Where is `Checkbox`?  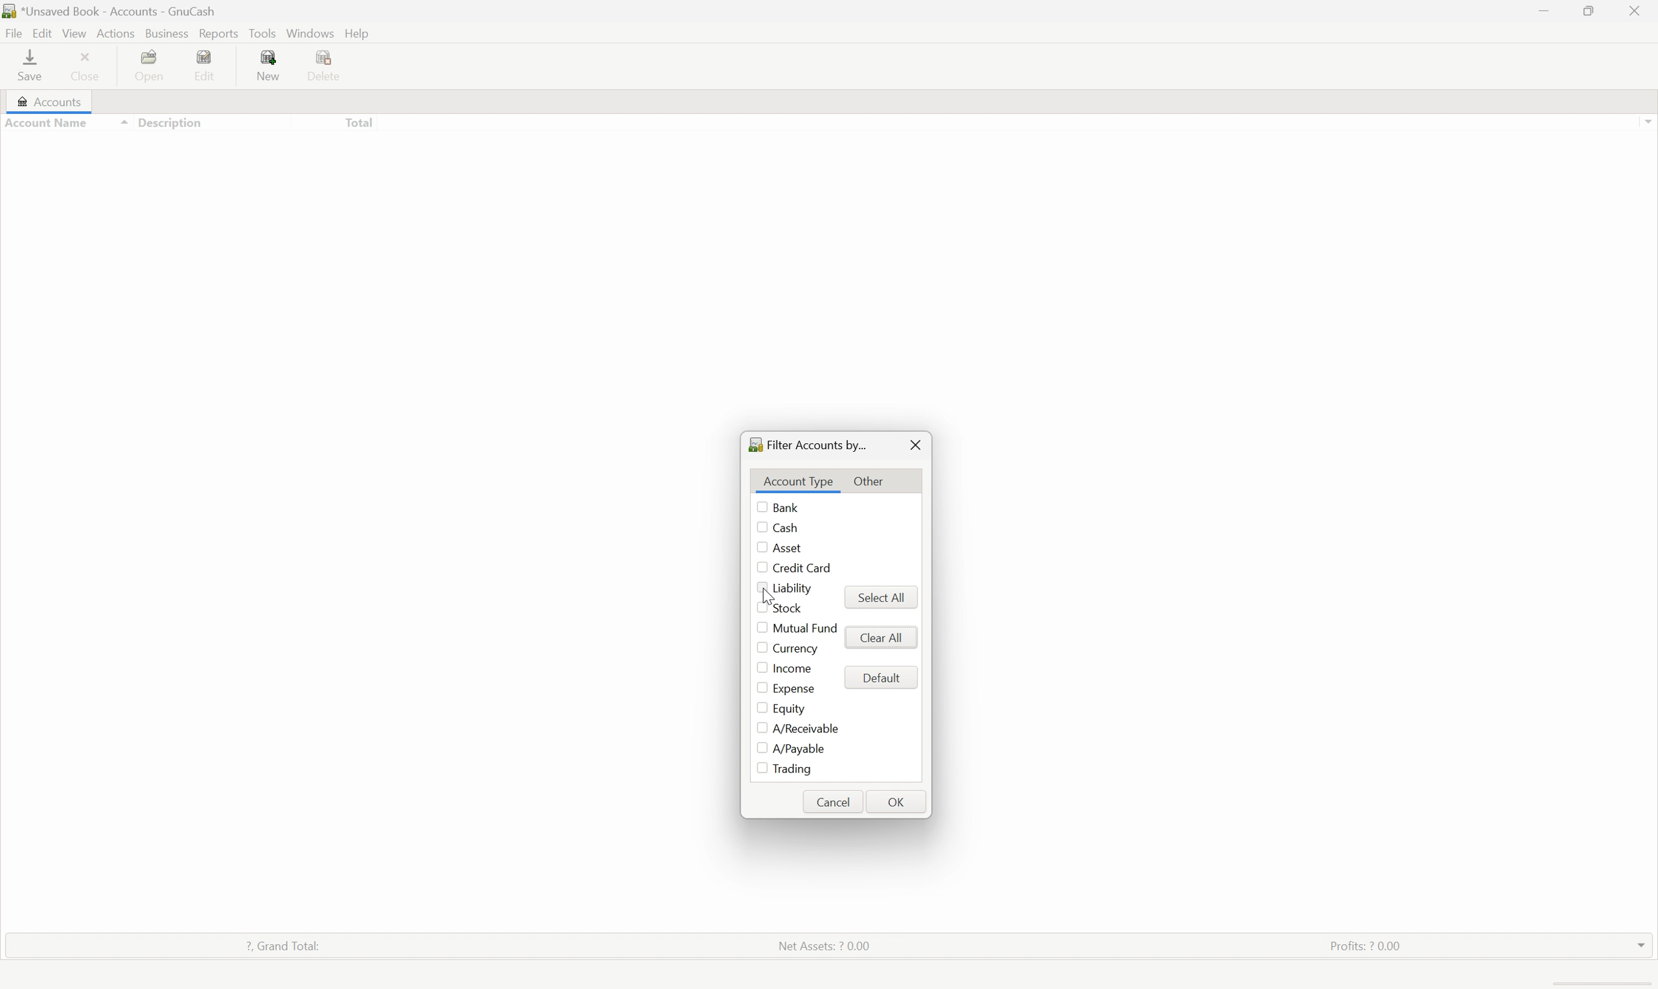 Checkbox is located at coordinates (760, 608).